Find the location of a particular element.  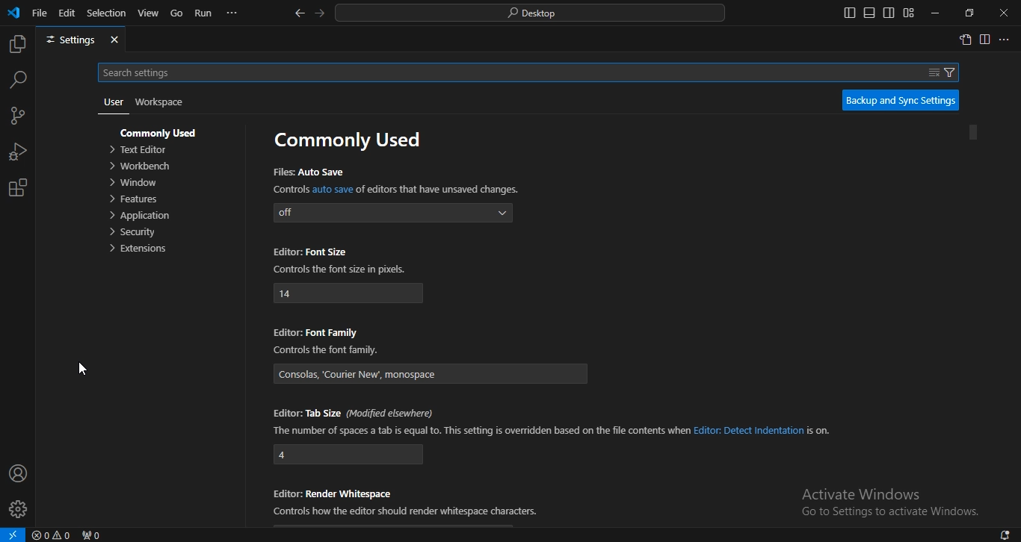

vscode icon is located at coordinates (13, 13).